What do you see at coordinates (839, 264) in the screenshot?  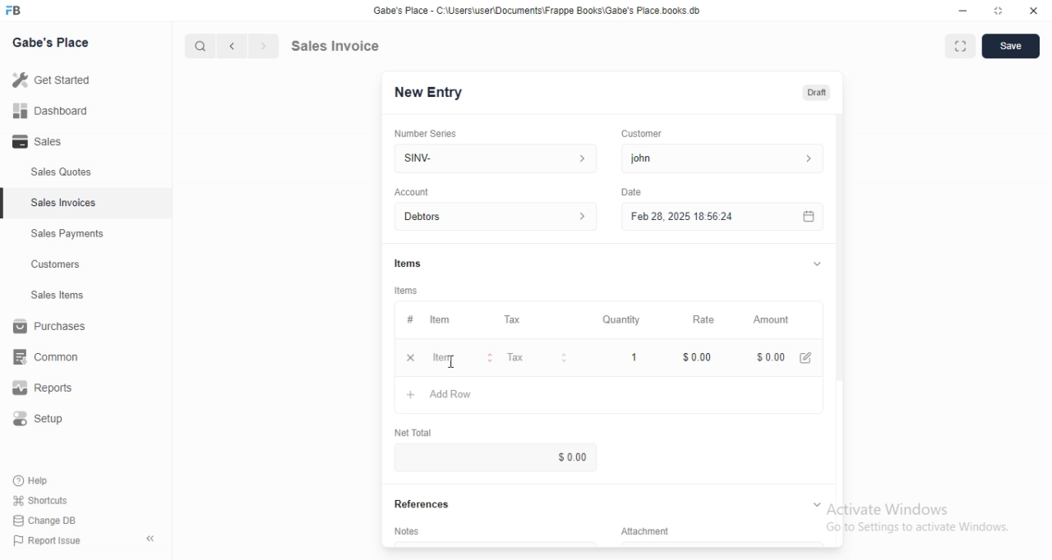 I see `scroll bar` at bounding box center [839, 264].